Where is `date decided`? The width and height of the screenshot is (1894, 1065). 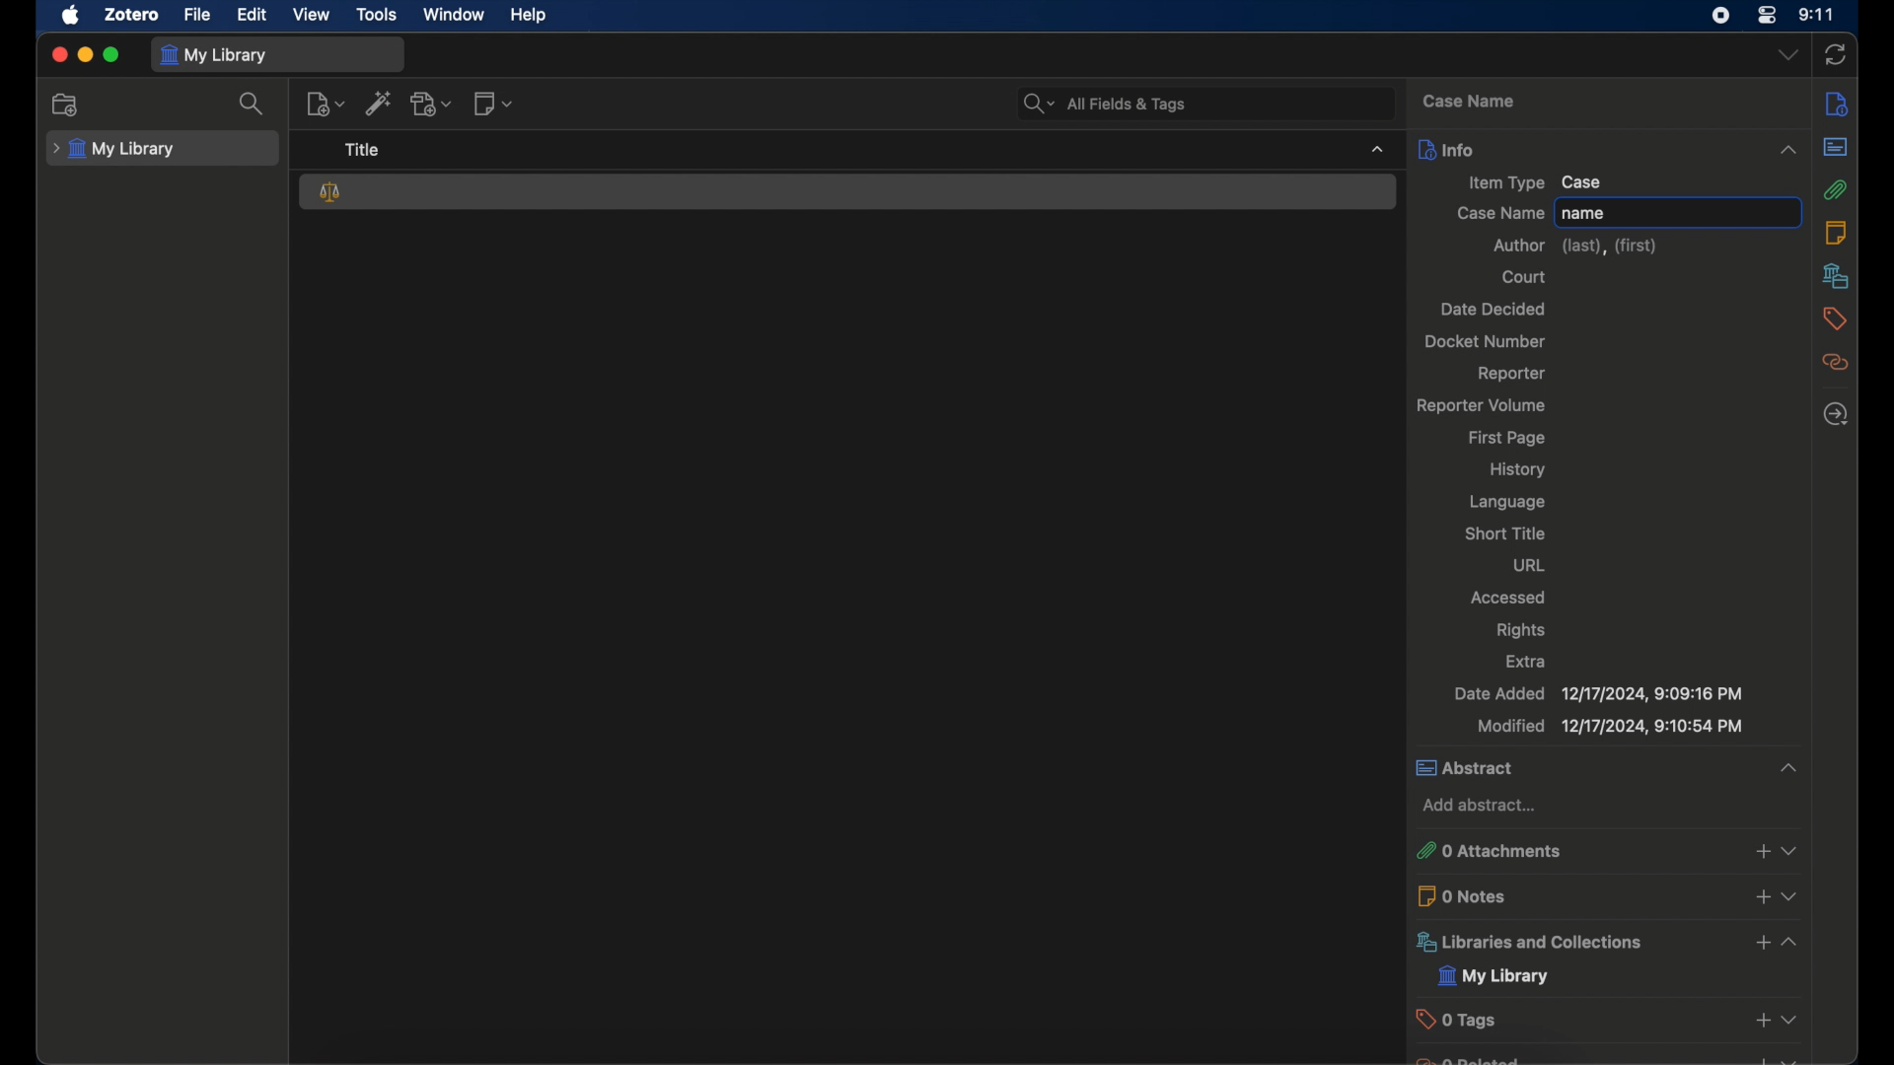 date decided is located at coordinates (1496, 310).